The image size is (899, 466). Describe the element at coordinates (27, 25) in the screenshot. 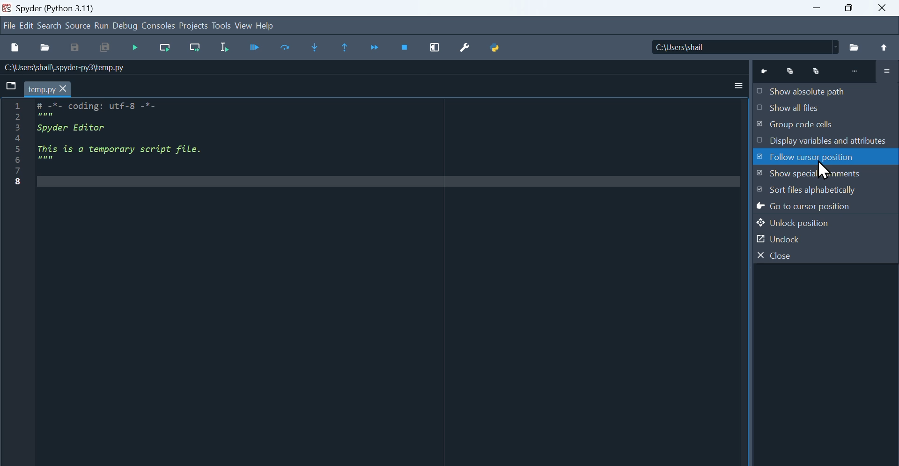

I see `` at that location.